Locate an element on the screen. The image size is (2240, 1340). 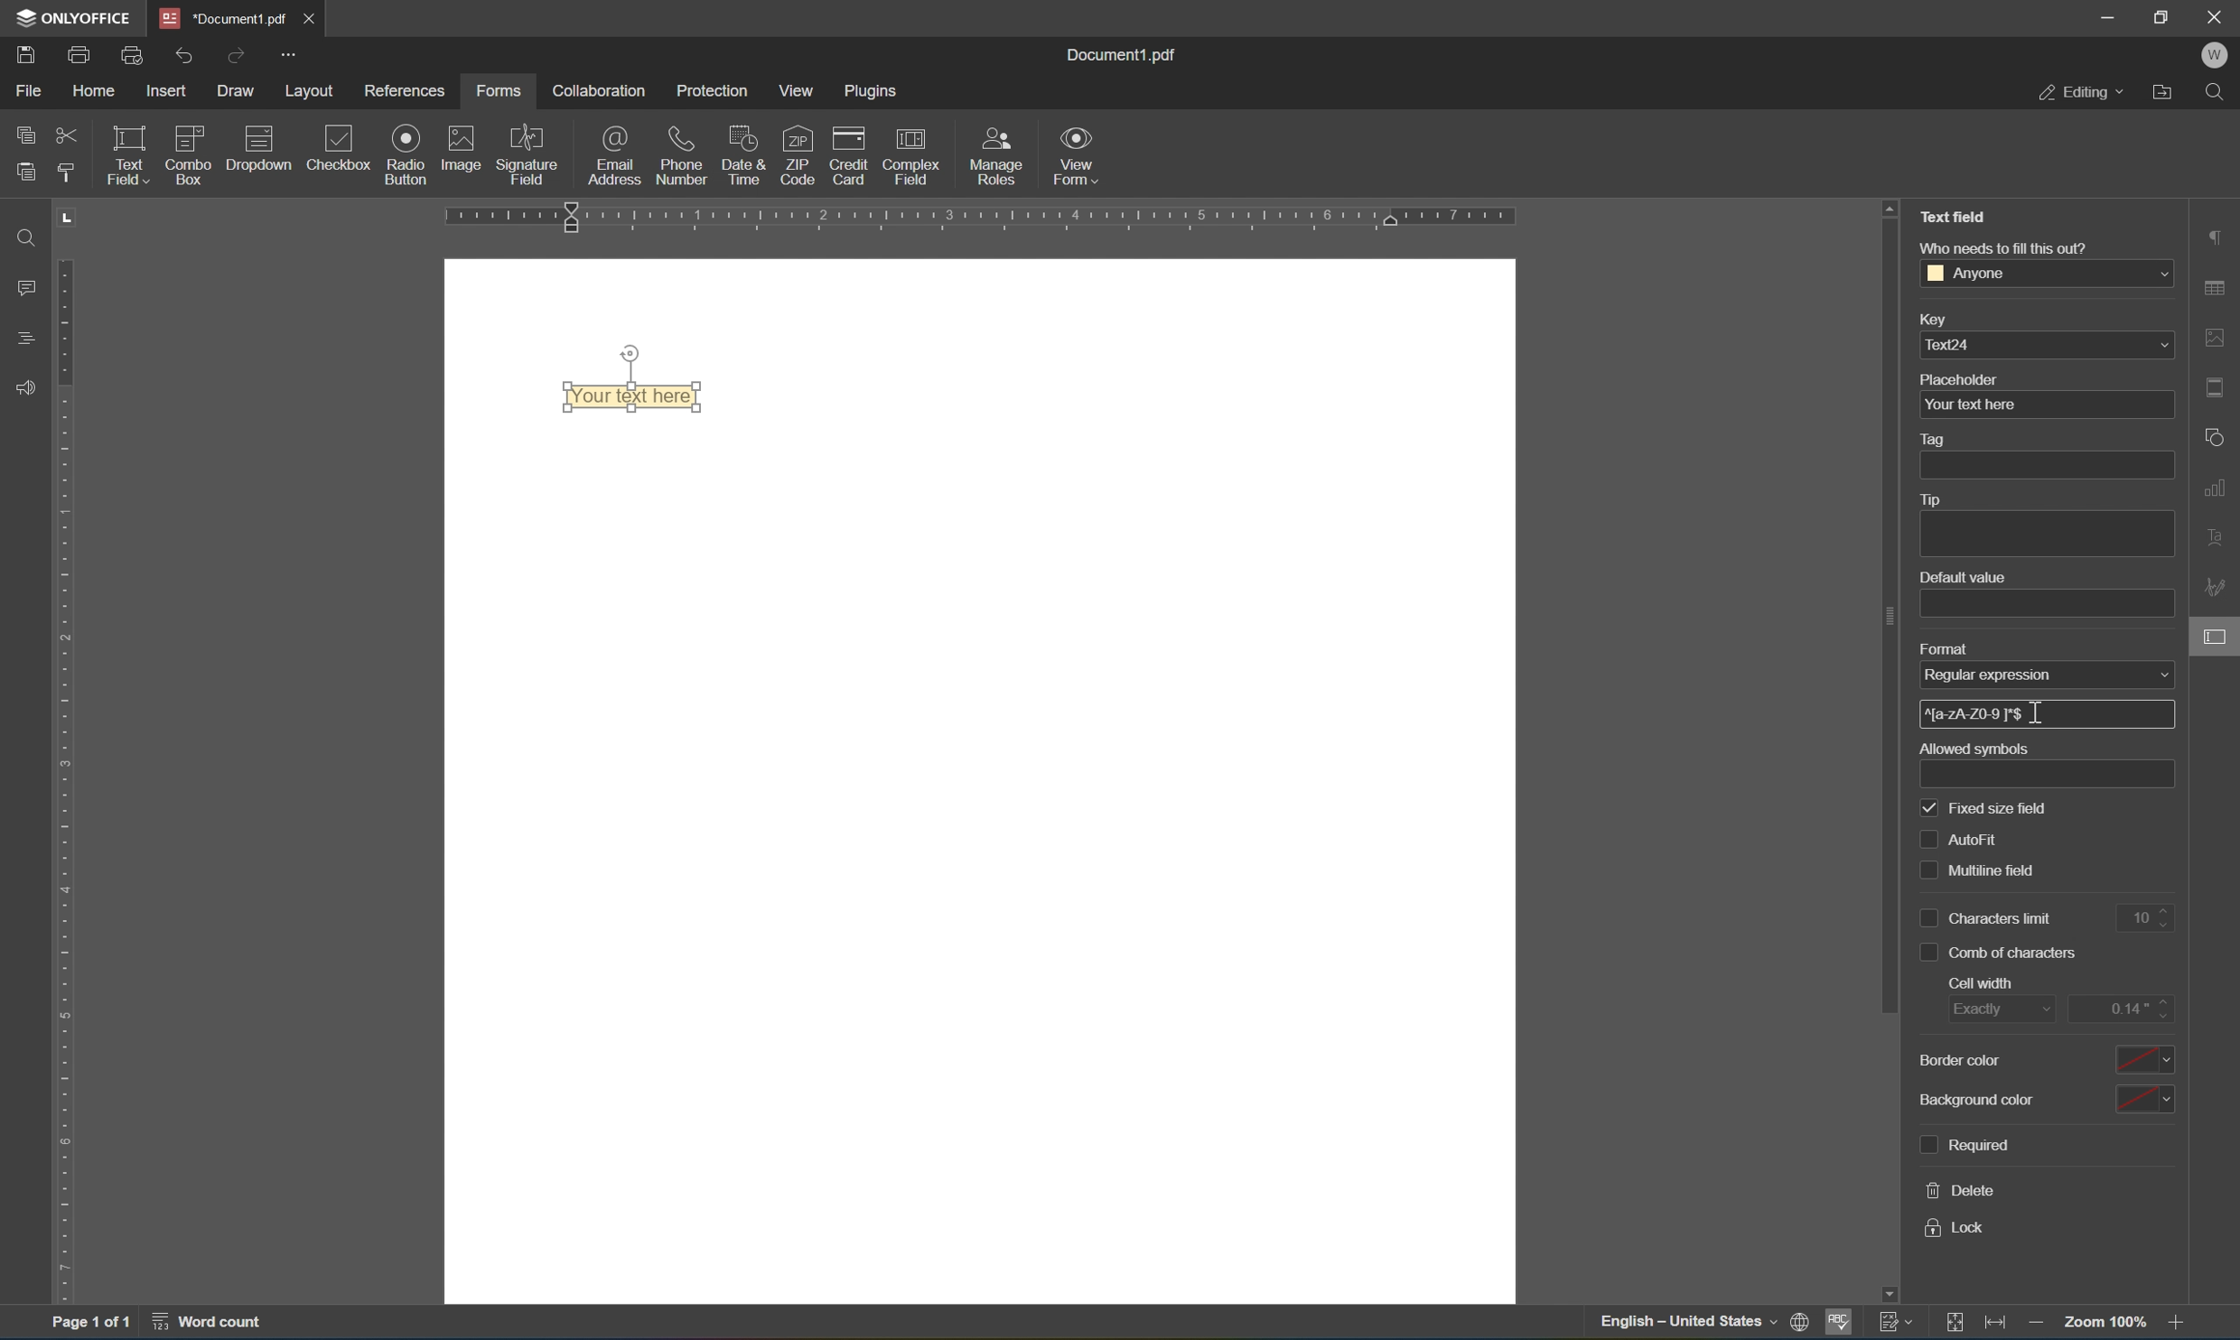
zoom in is located at coordinates (2182, 1324).